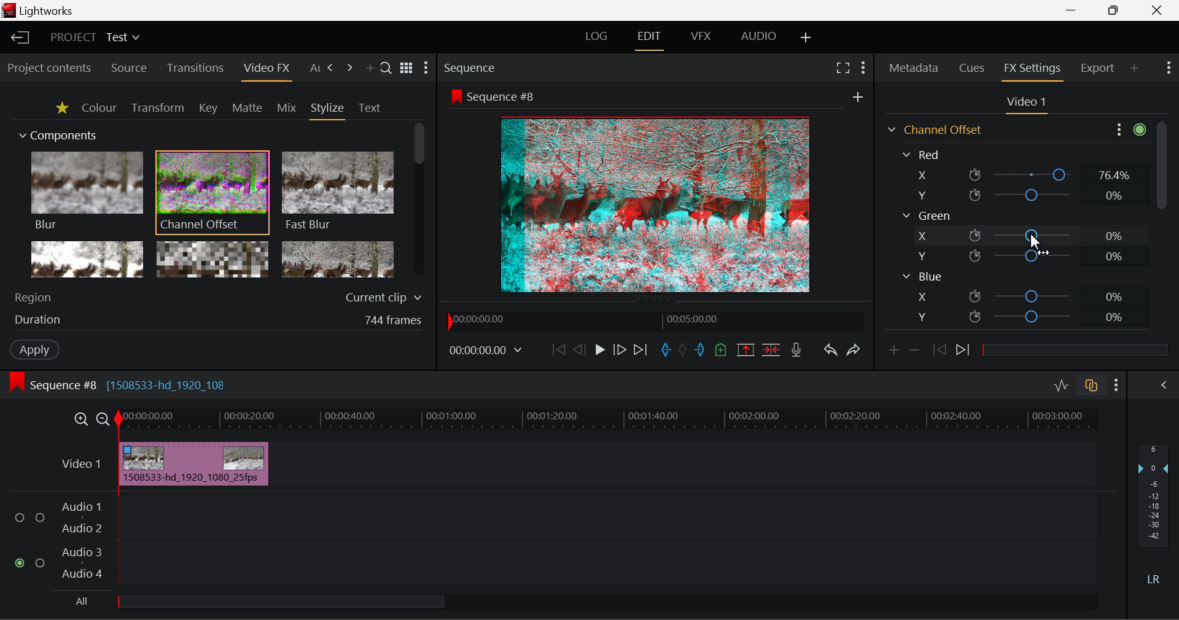 This screenshot has height=620, width=1179. Describe the element at coordinates (933, 130) in the screenshot. I see `Channel Offset` at that location.